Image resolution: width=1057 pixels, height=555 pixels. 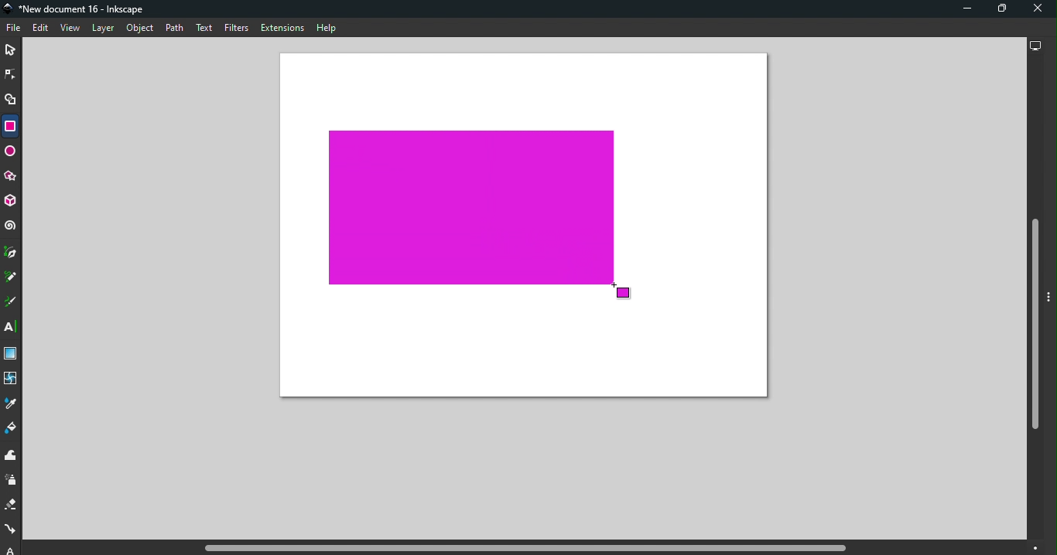 What do you see at coordinates (10, 51) in the screenshot?
I see `Selector` at bounding box center [10, 51].